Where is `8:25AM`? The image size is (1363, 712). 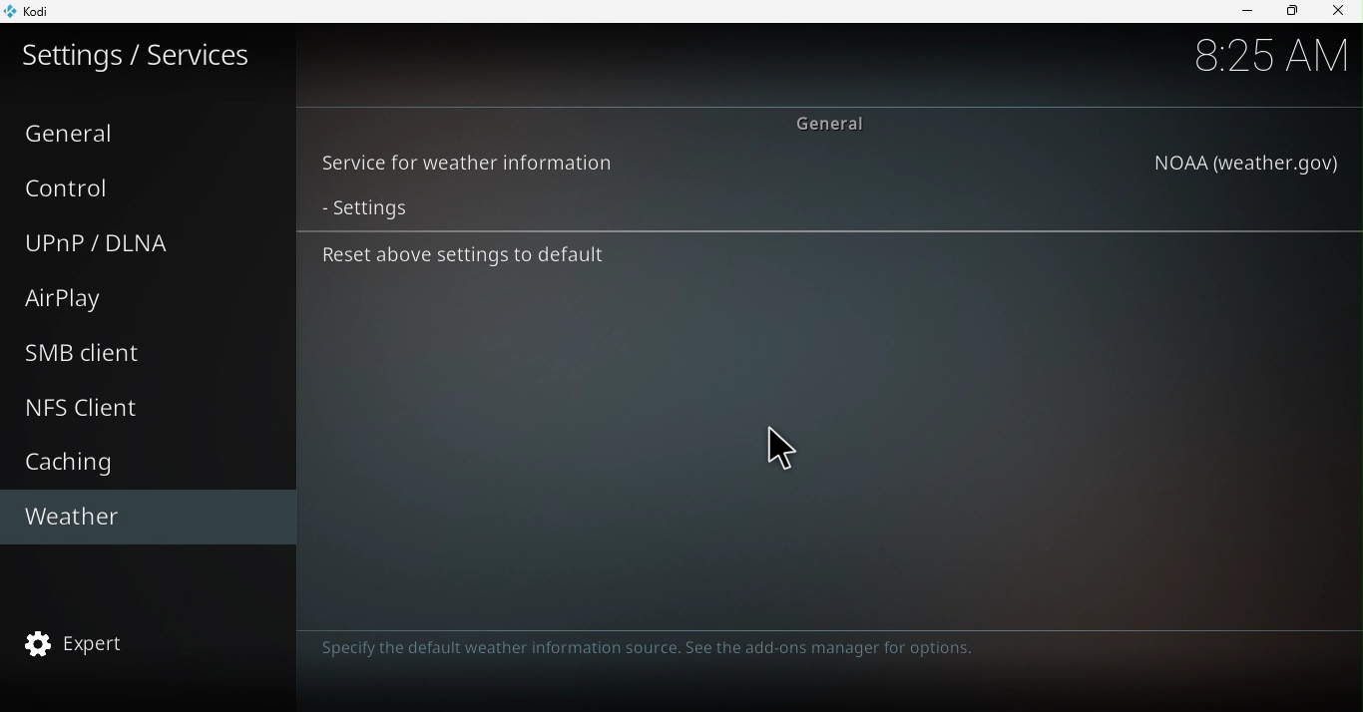 8:25AM is located at coordinates (1270, 55).